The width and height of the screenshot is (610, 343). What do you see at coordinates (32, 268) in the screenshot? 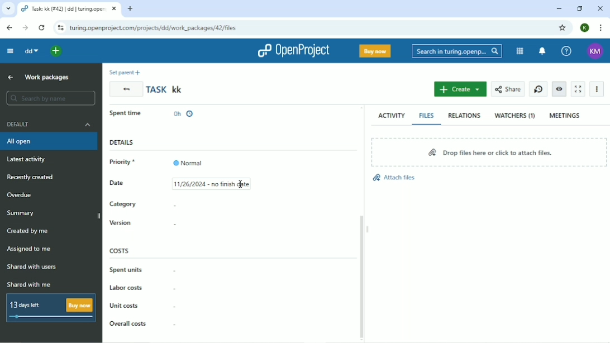
I see `Shared with users` at bounding box center [32, 268].